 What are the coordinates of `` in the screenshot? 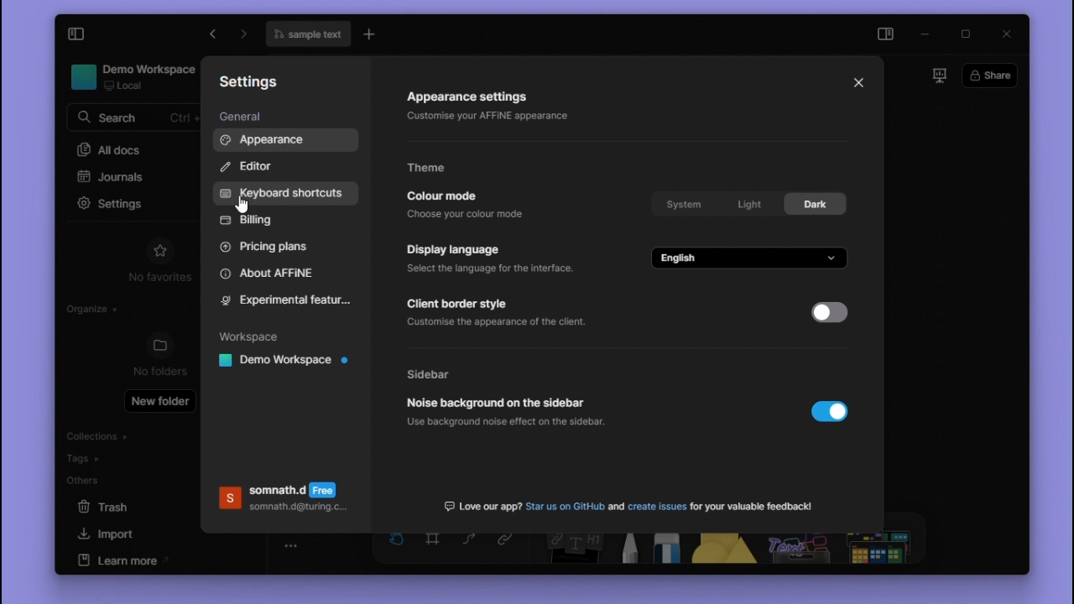 It's located at (123, 508).